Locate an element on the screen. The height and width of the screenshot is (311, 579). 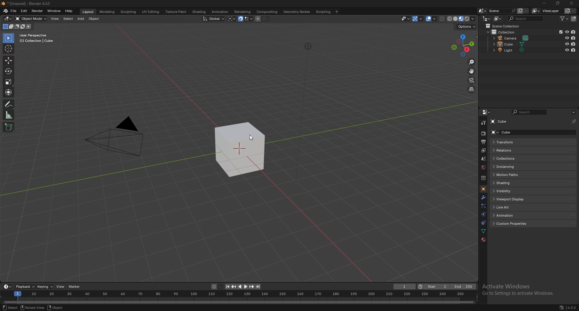
modeling is located at coordinates (107, 11).